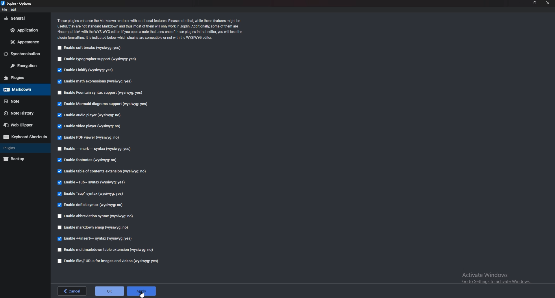 The width and height of the screenshot is (555, 298). Describe the element at coordinates (24, 137) in the screenshot. I see `Keyboard shortcuts` at that location.